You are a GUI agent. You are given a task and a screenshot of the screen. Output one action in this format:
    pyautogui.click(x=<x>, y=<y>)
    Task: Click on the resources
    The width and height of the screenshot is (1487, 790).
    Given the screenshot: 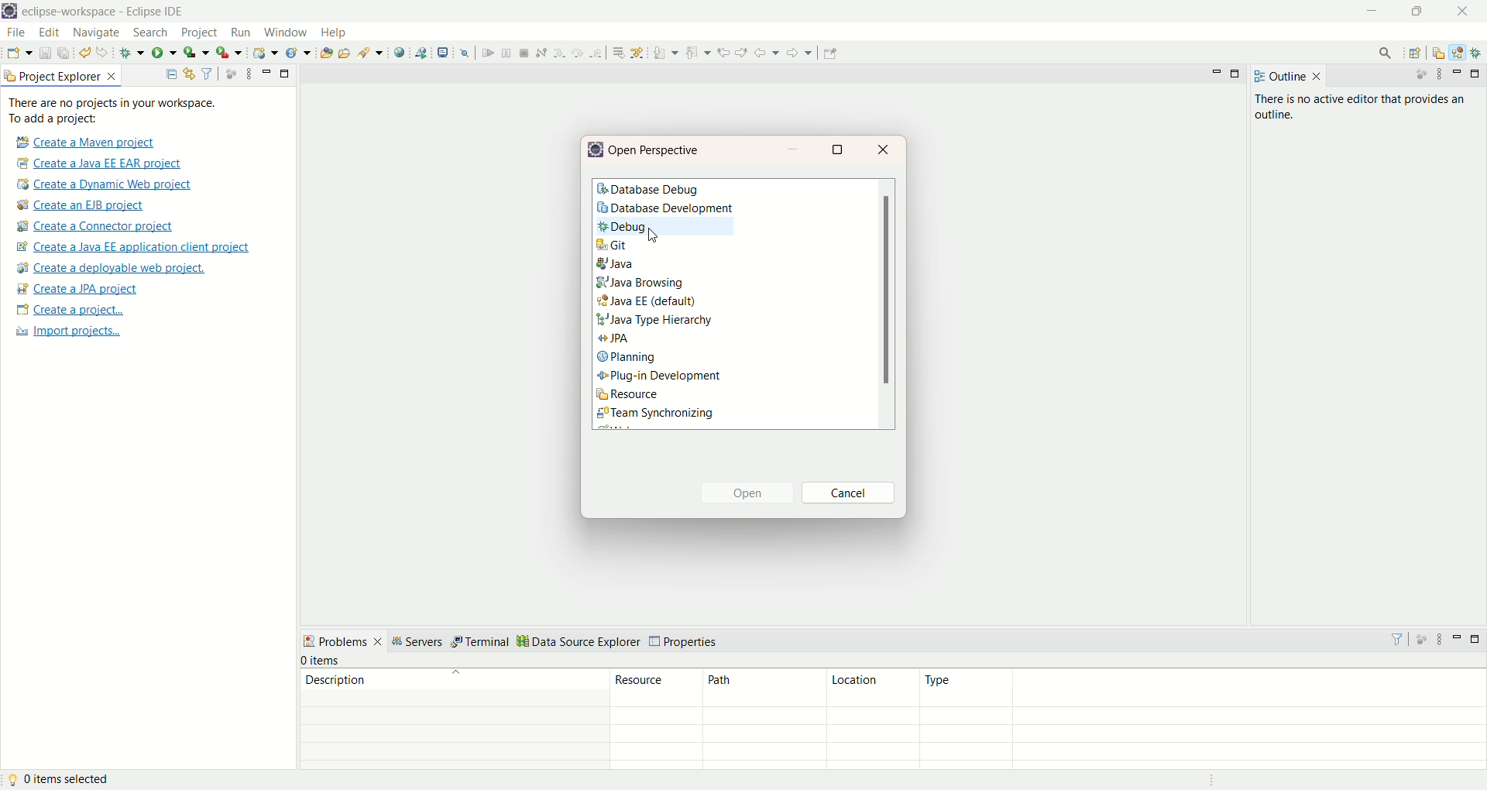 What is the action you would take?
    pyautogui.click(x=1440, y=54)
    